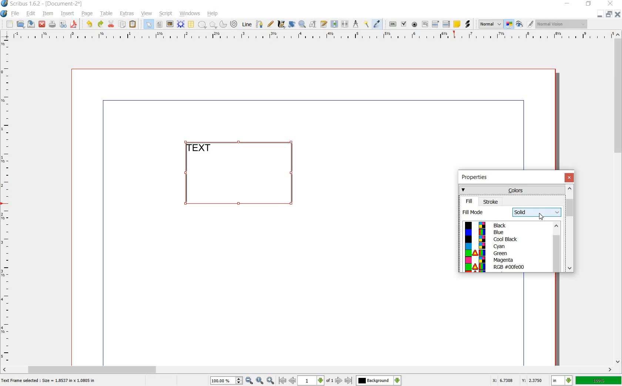  What do you see at coordinates (310, 381) in the screenshot?
I see `1` at bounding box center [310, 381].